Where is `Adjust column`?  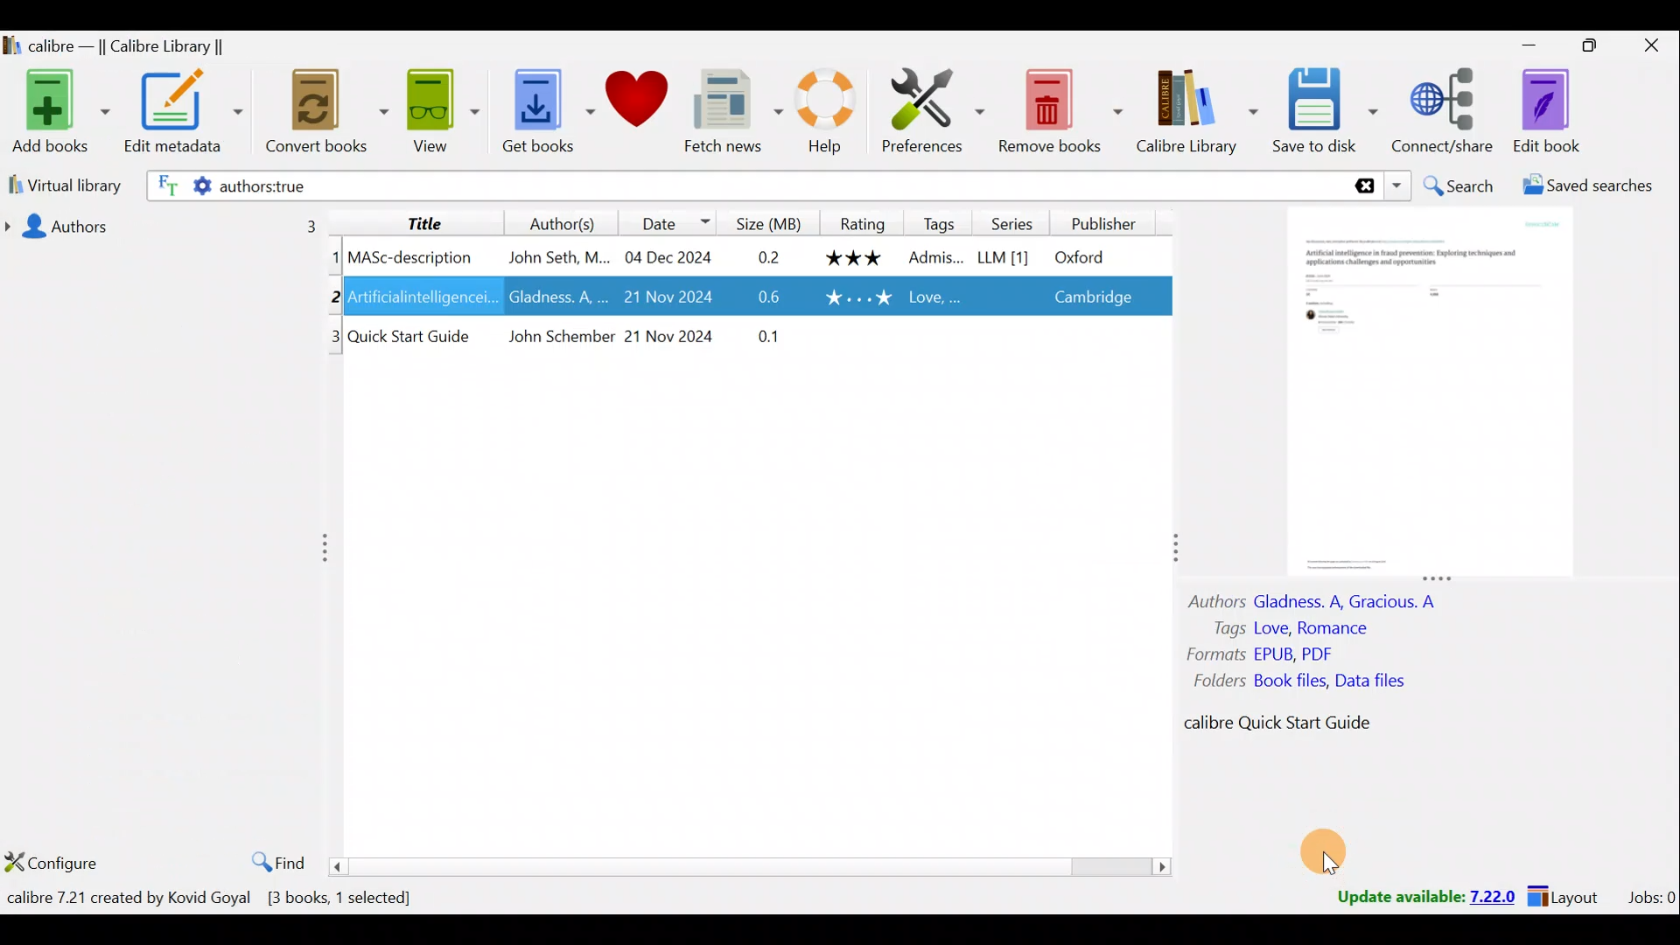
Adjust column is located at coordinates (332, 548).